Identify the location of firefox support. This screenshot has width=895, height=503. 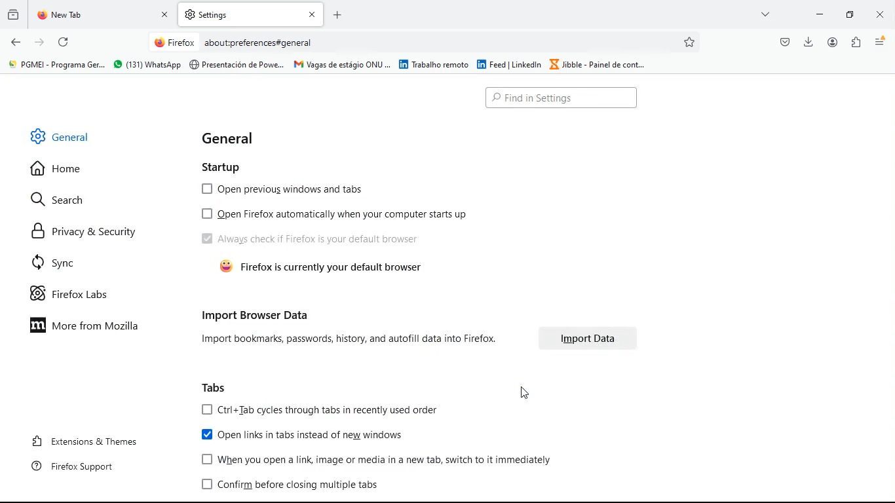
(80, 466).